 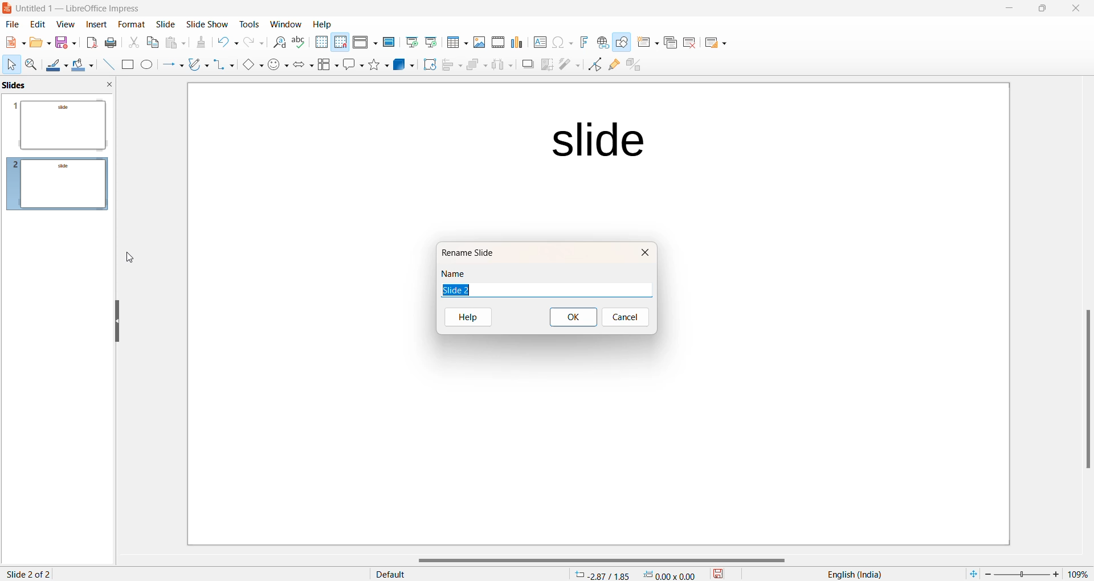 I want to click on Rotate, so click(x=427, y=66).